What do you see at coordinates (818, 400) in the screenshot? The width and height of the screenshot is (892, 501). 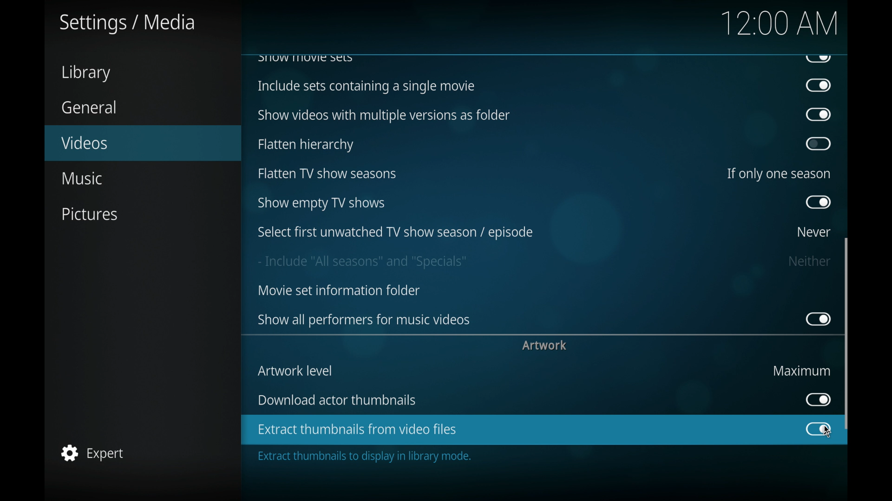 I see `toggle button` at bounding box center [818, 400].